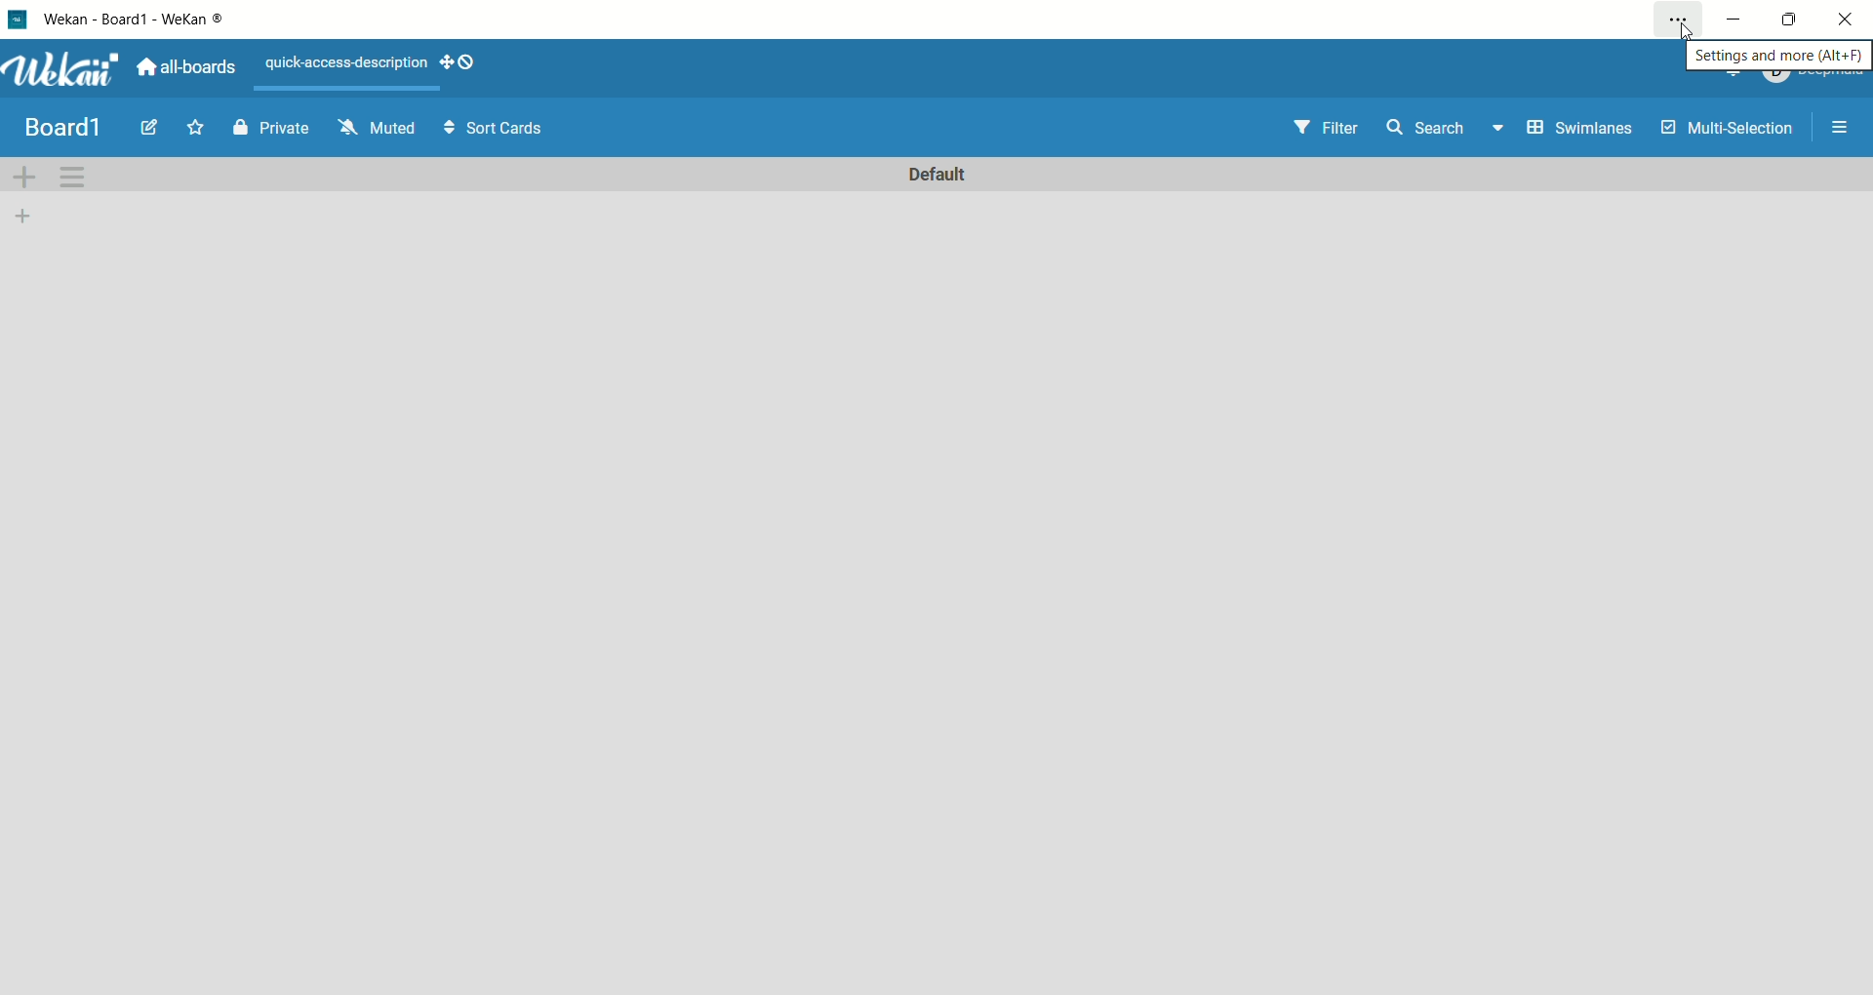  Describe the element at coordinates (73, 179) in the screenshot. I see `swimlane actions` at that location.